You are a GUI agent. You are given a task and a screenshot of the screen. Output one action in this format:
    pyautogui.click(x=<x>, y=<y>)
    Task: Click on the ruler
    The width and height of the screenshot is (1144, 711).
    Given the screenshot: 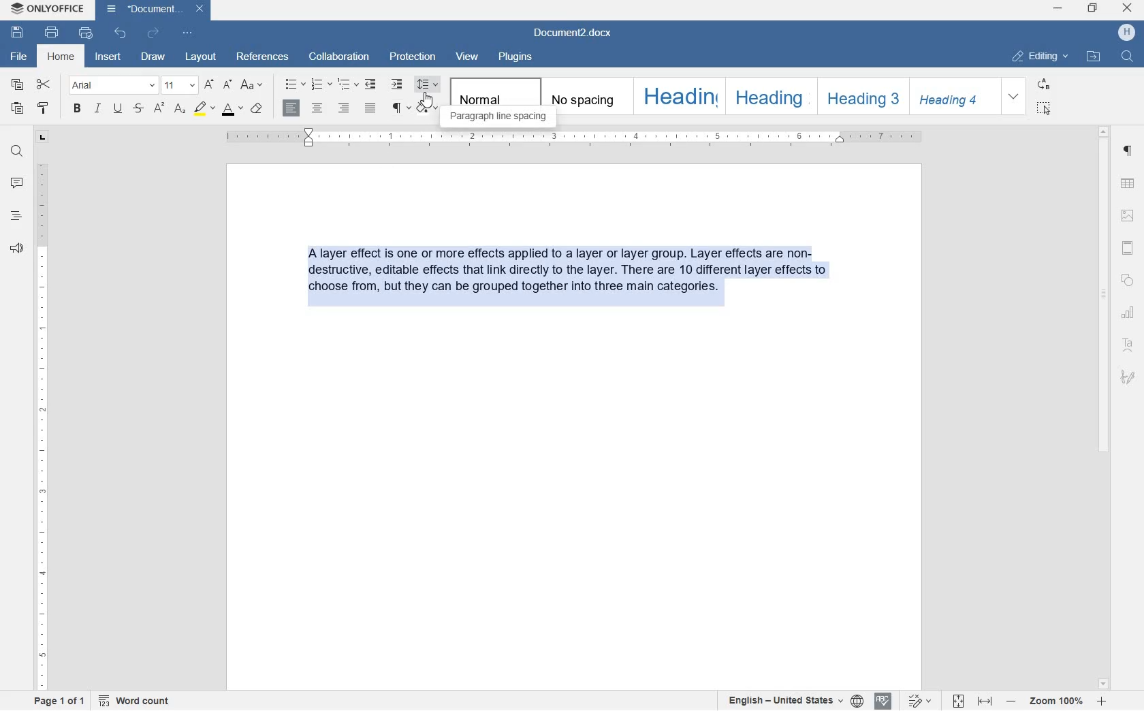 What is the action you would take?
    pyautogui.click(x=577, y=138)
    